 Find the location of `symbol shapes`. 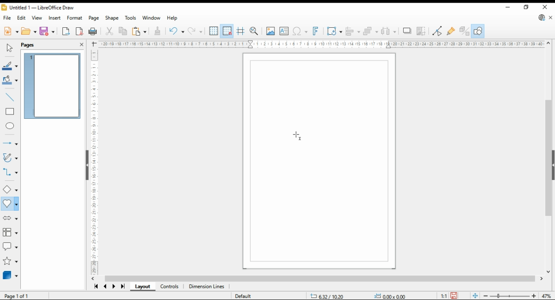

symbol shapes is located at coordinates (10, 204).